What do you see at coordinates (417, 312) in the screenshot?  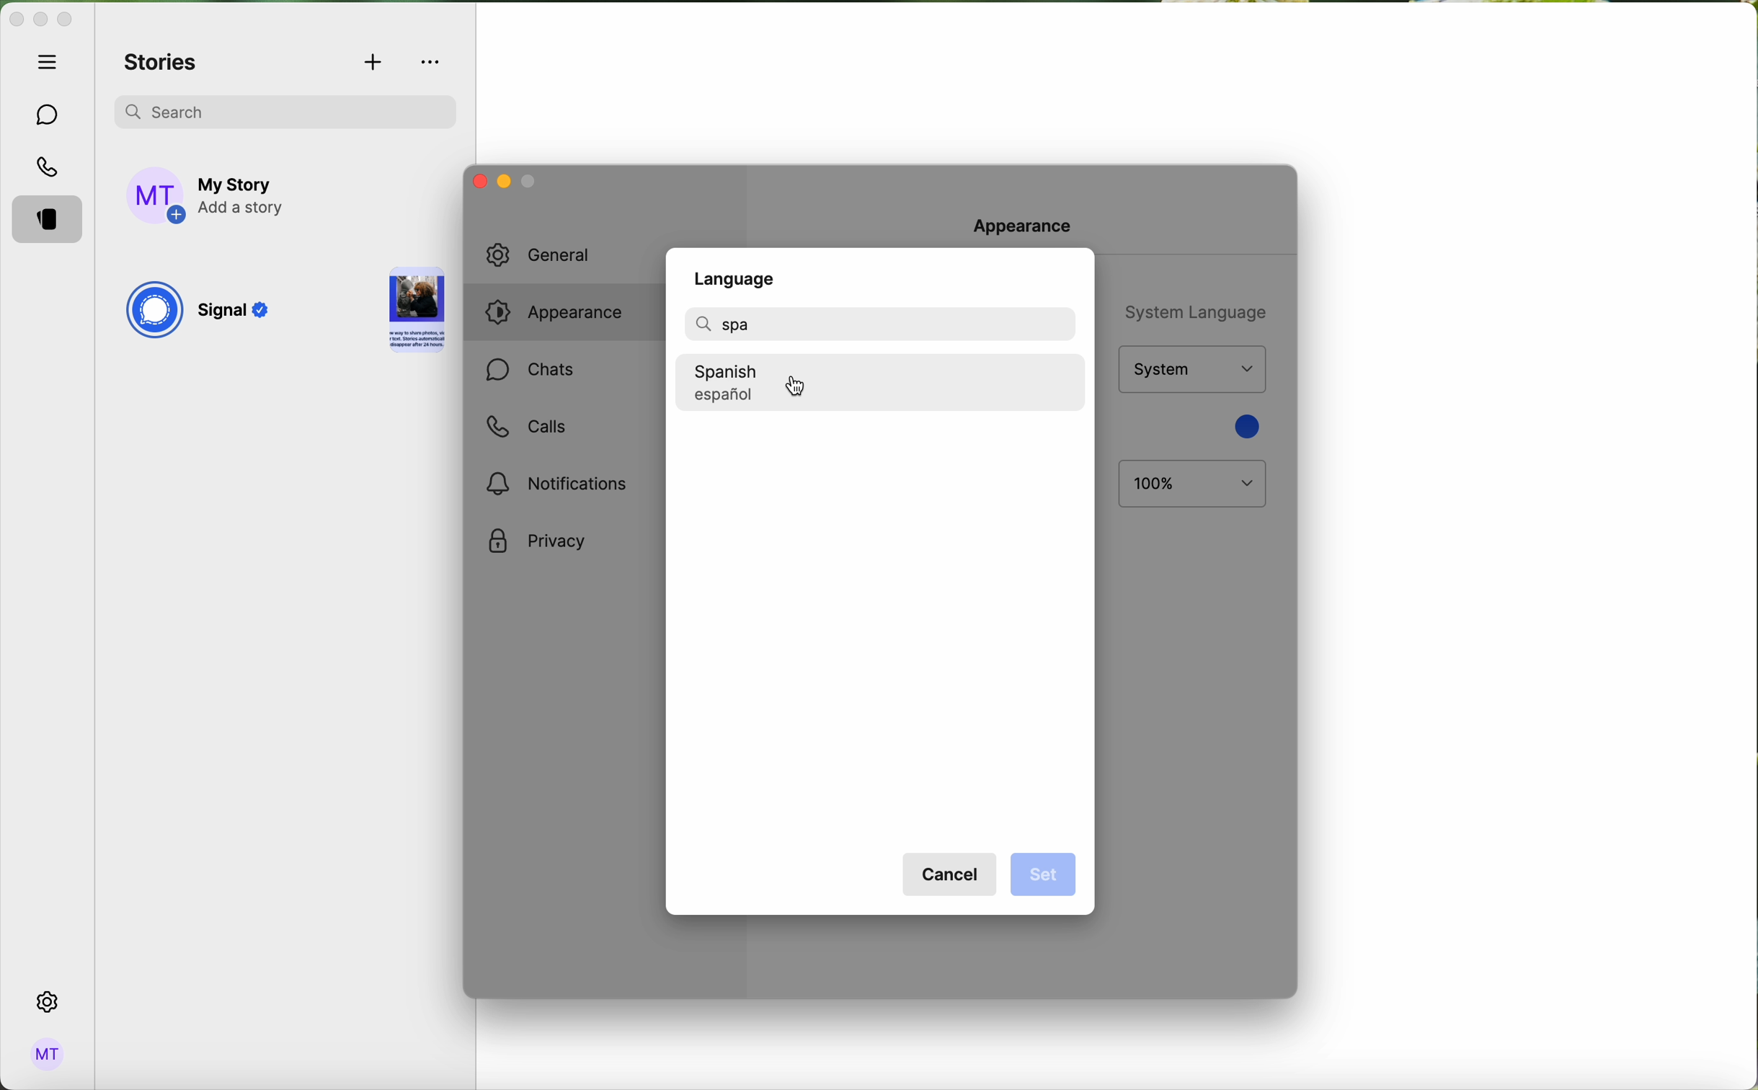 I see `story` at bounding box center [417, 312].